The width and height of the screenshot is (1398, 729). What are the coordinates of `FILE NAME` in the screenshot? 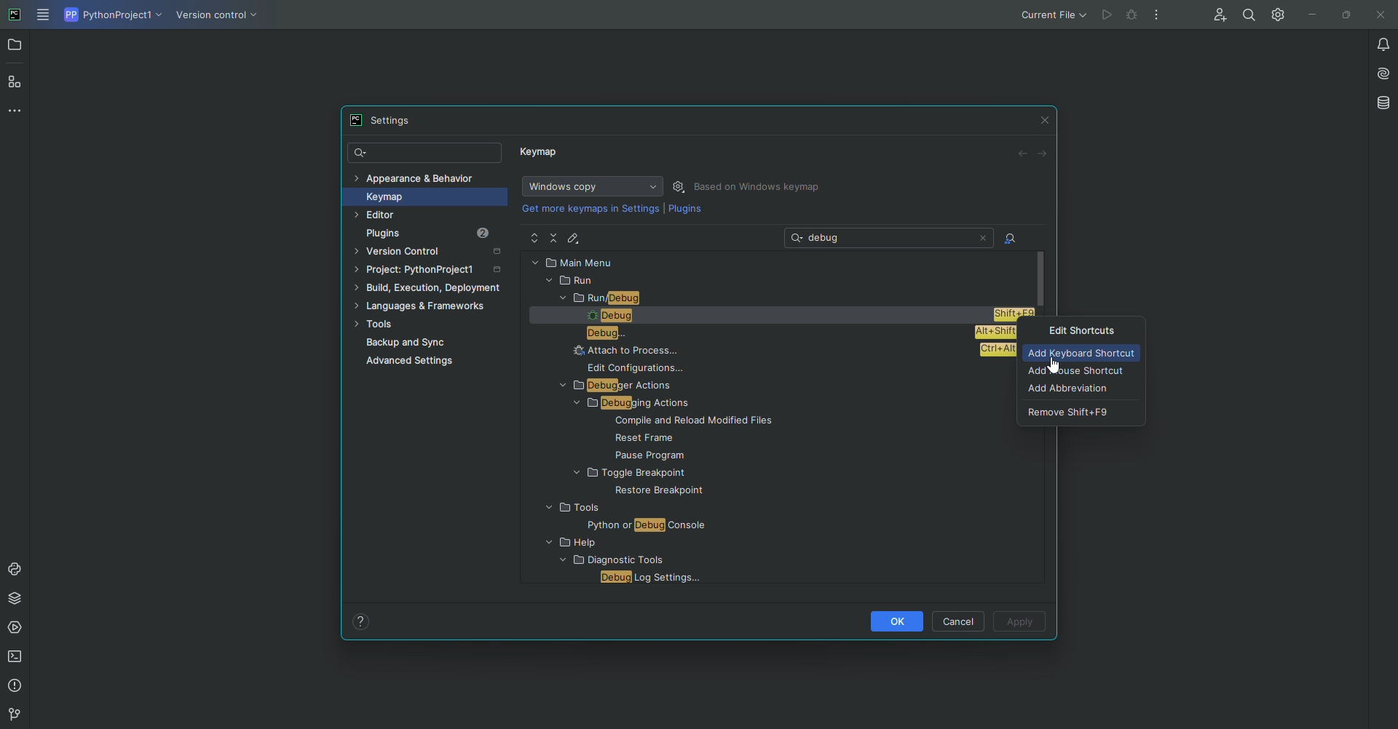 It's located at (647, 578).